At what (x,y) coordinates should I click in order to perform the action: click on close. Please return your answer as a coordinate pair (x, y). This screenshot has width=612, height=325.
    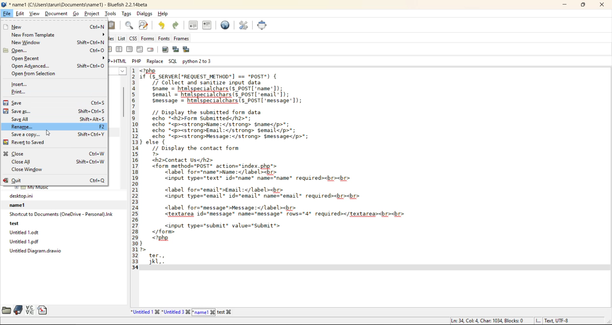
    Looking at the image, I should click on (602, 6).